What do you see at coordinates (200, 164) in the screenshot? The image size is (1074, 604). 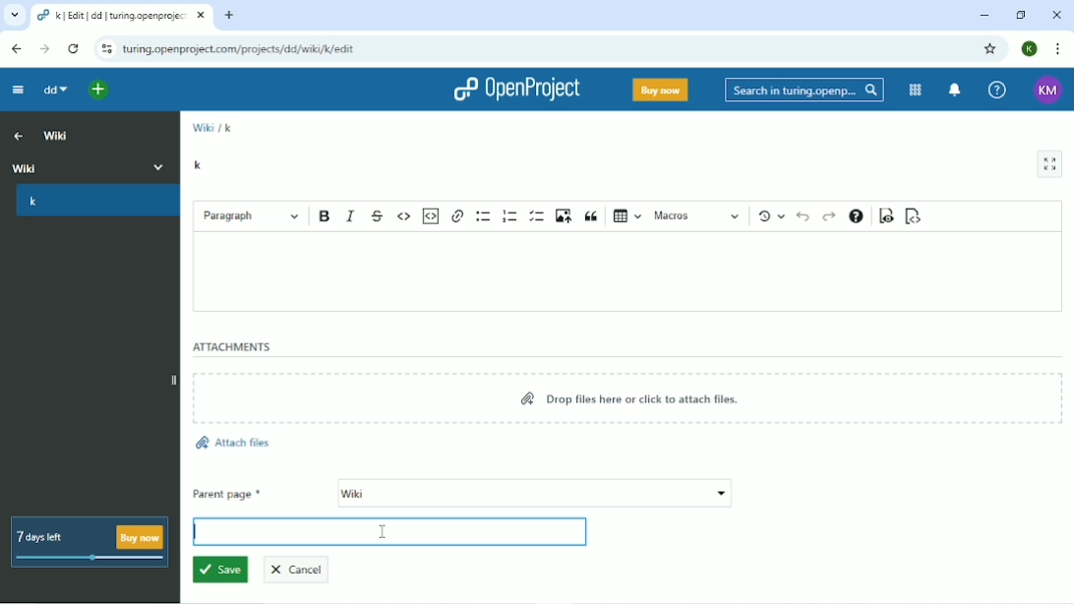 I see `k` at bounding box center [200, 164].